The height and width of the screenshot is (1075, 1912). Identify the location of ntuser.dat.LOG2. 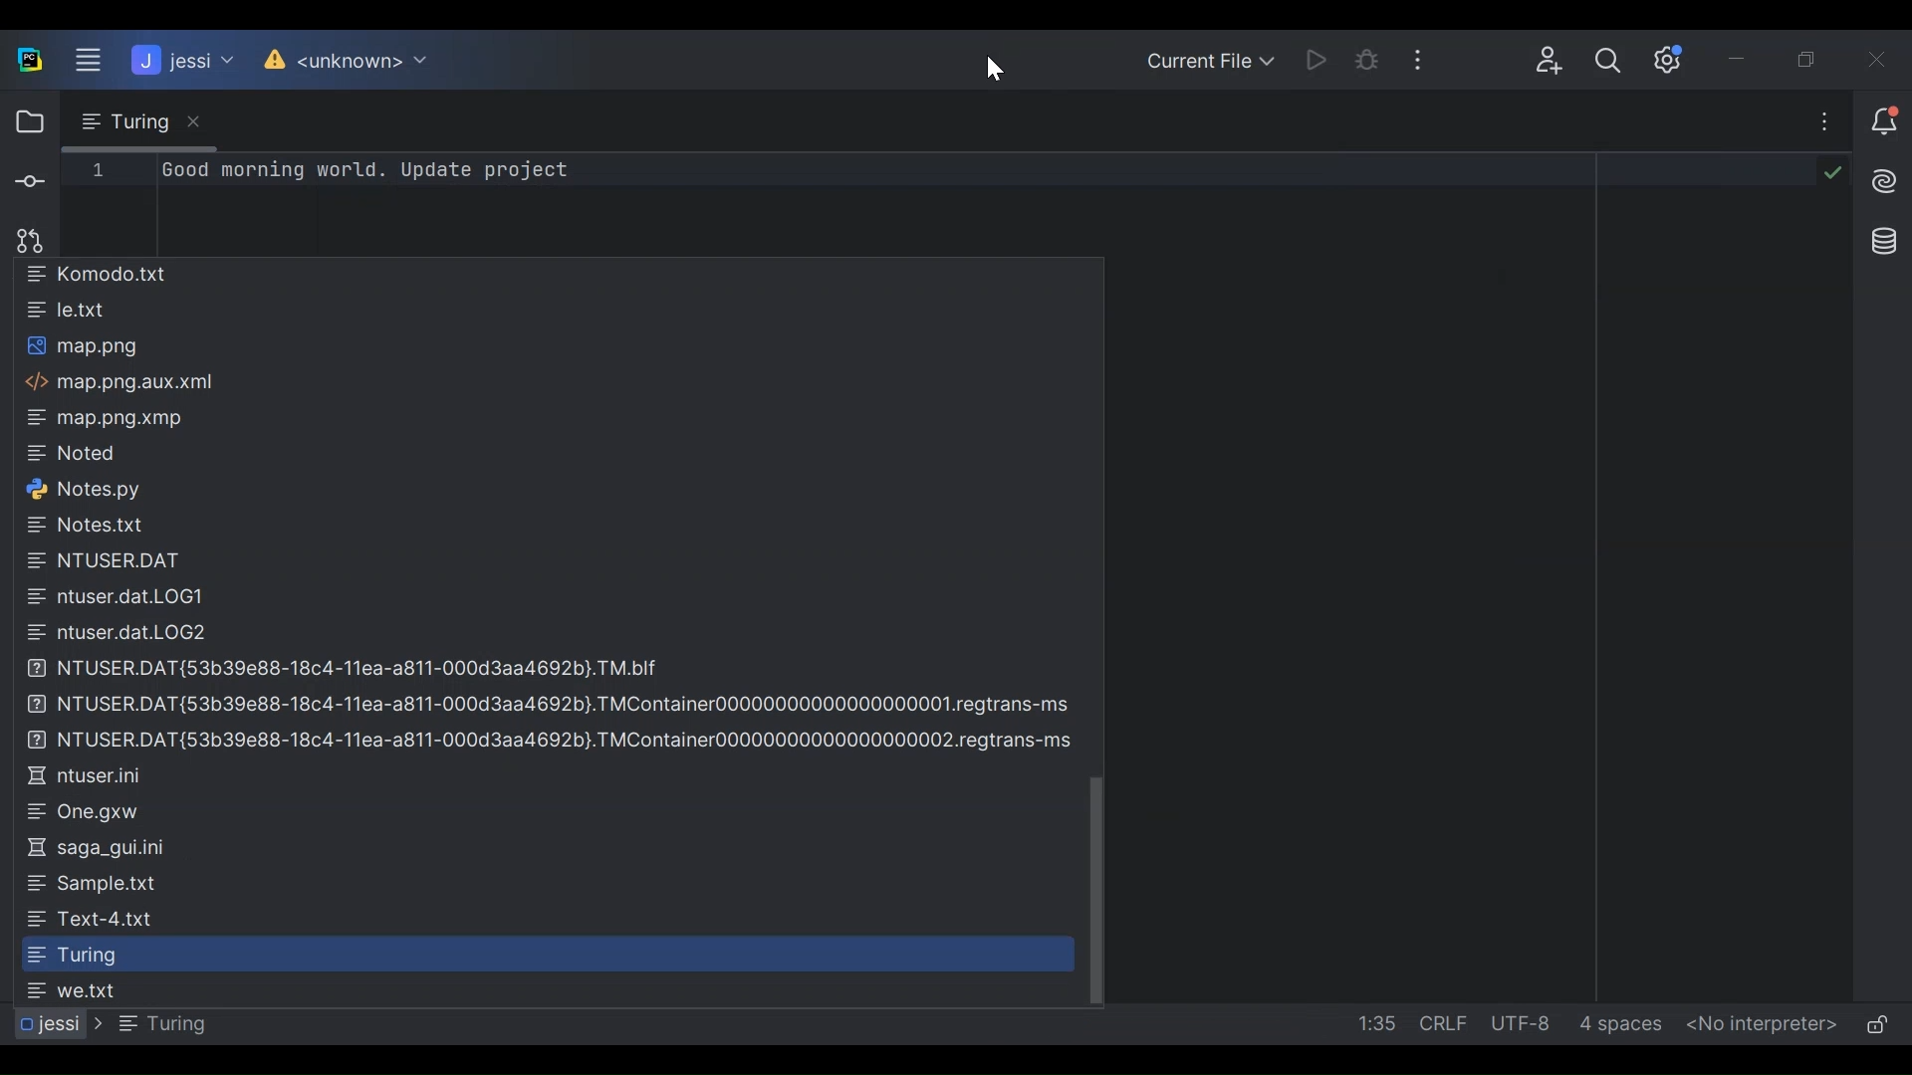
(122, 633).